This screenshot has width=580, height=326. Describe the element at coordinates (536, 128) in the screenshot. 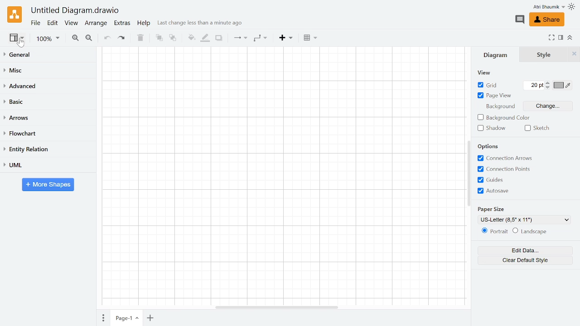

I see `Sketch` at that location.